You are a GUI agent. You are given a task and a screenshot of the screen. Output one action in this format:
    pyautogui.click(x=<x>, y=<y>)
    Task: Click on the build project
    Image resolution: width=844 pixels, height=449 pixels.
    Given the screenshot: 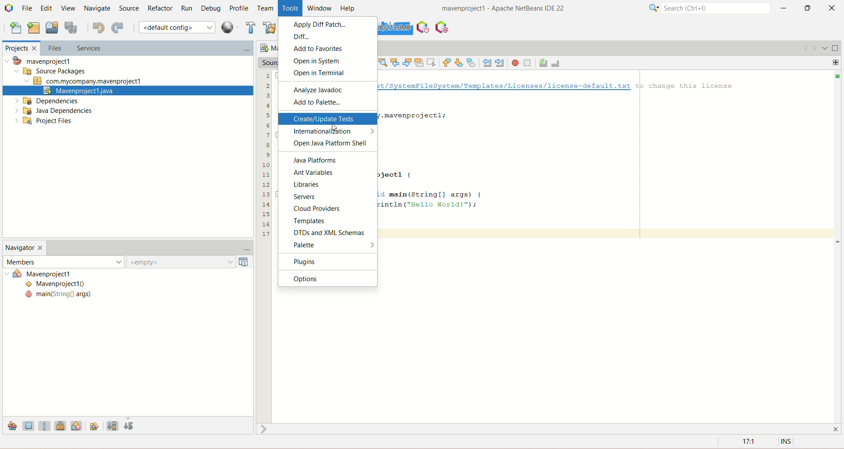 What is the action you would take?
    pyautogui.click(x=249, y=27)
    